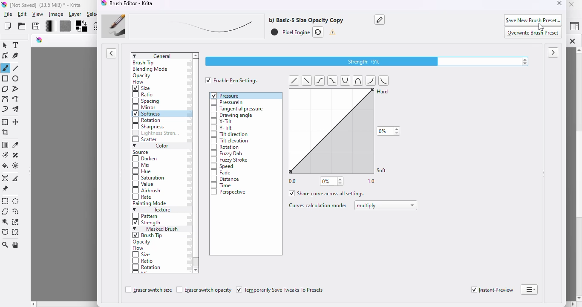 Image resolution: width=582 pixels, height=307 pixels. What do you see at coordinates (6, 68) in the screenshot?
I see `freehand brush tool` at bounding box center [6, 68].